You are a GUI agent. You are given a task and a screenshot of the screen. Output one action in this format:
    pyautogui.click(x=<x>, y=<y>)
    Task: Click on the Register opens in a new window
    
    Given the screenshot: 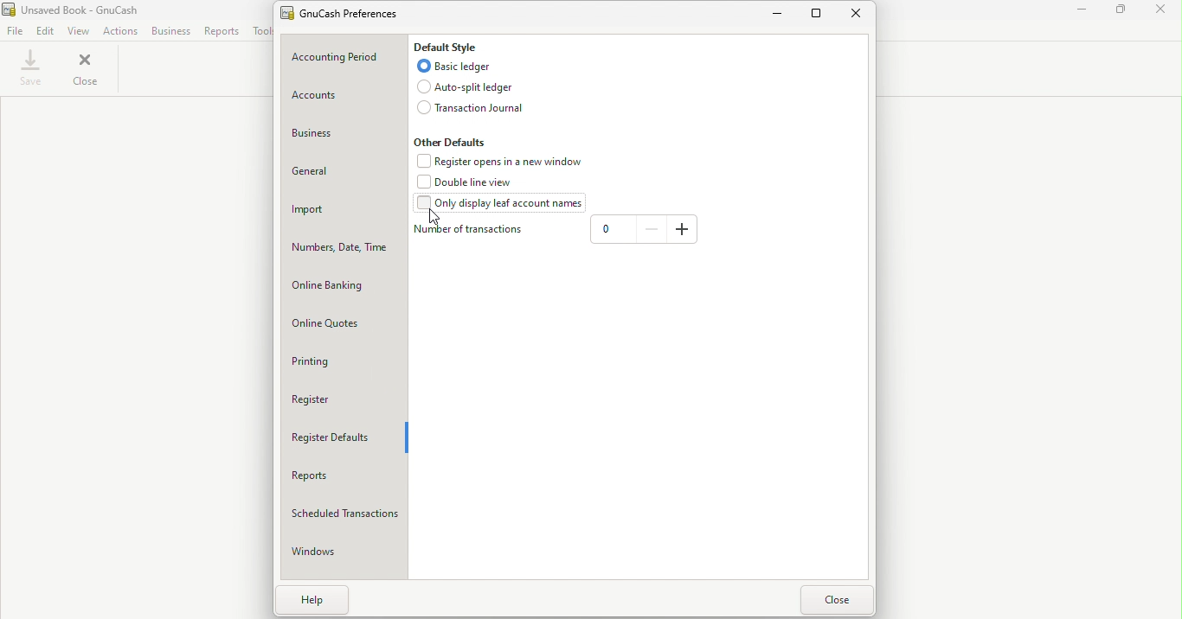 What is the action you would take?
    pyautogui.click(x=502, y=162)
    